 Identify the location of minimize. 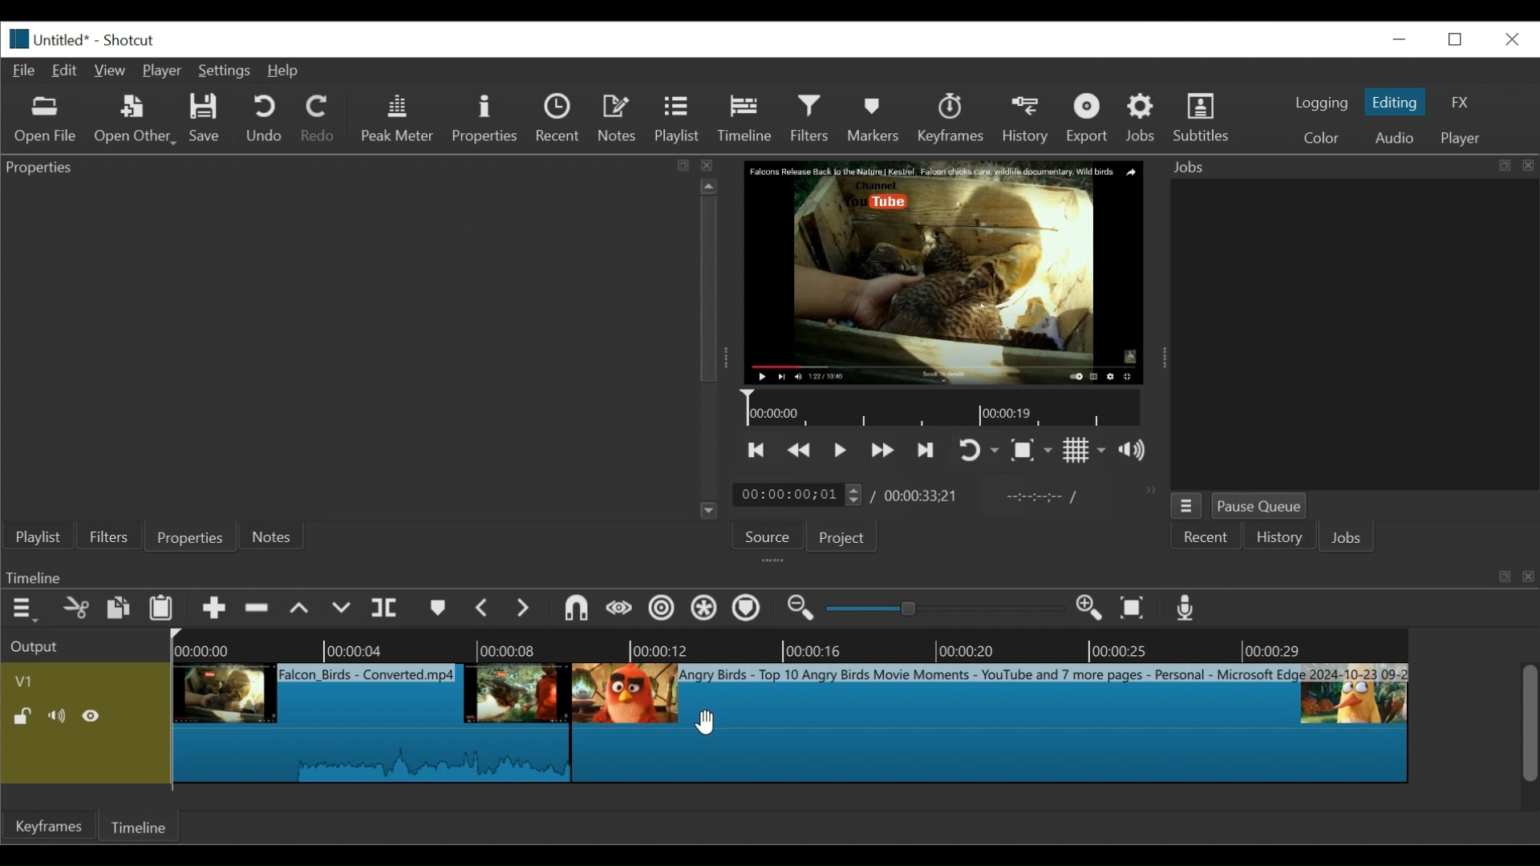
(1398, 40).